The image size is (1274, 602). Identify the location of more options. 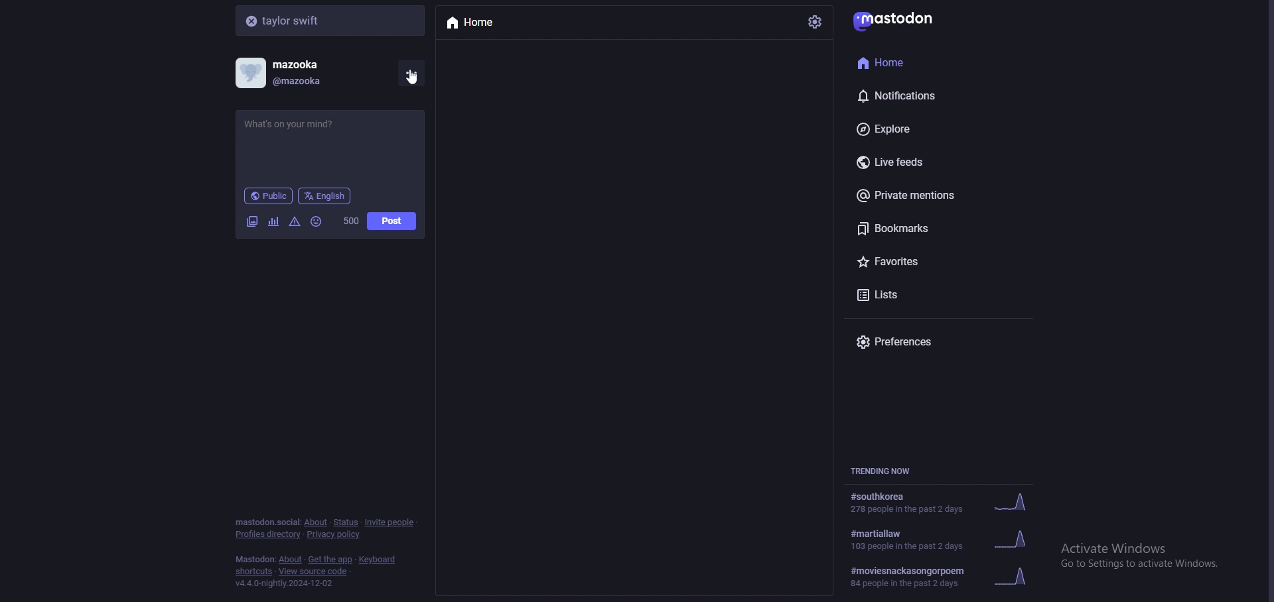
(410, 72).